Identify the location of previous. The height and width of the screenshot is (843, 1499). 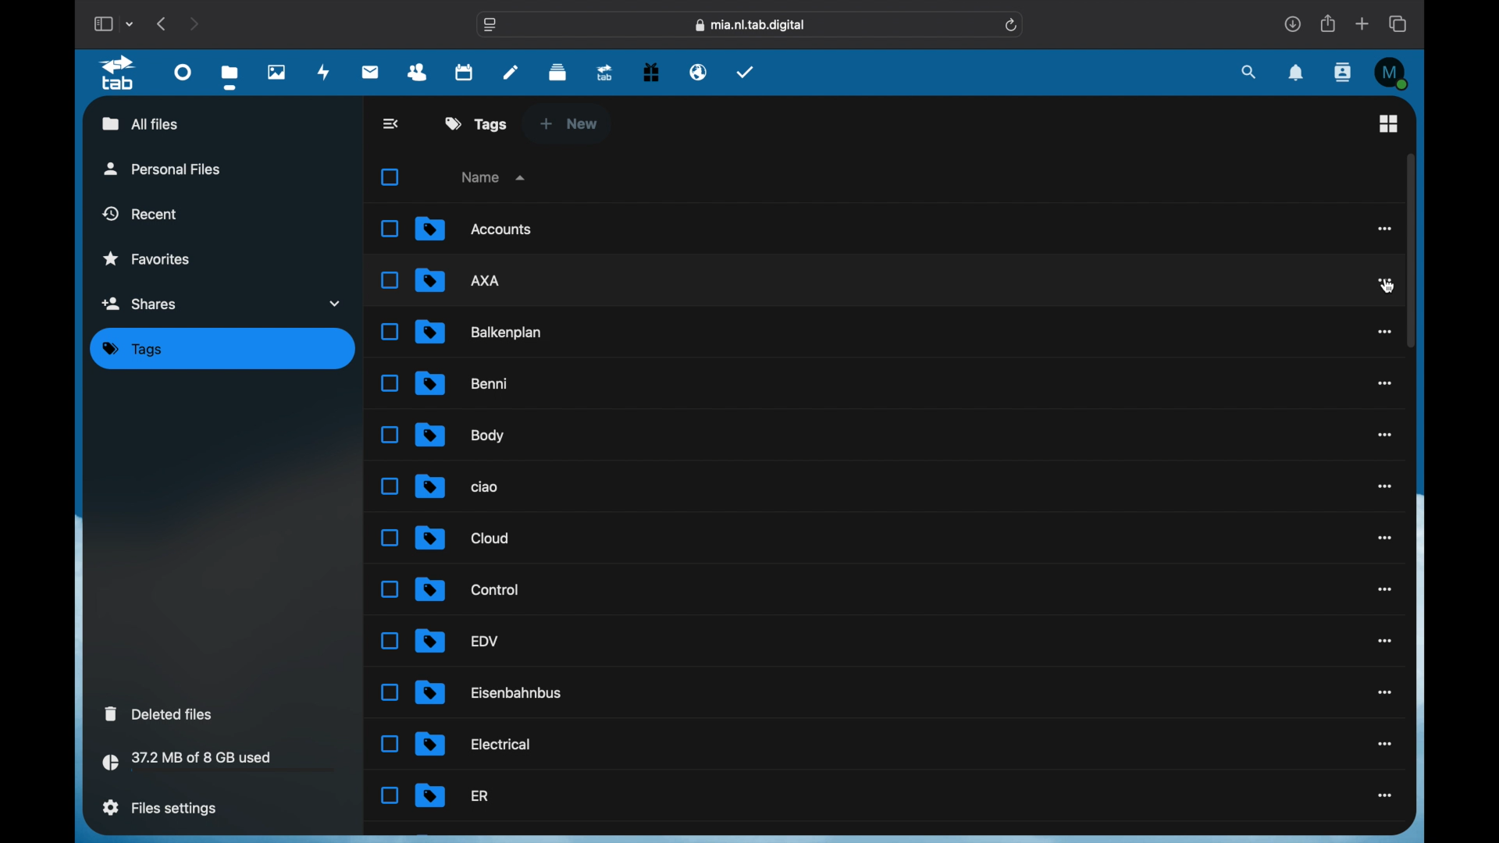
(162, 23).